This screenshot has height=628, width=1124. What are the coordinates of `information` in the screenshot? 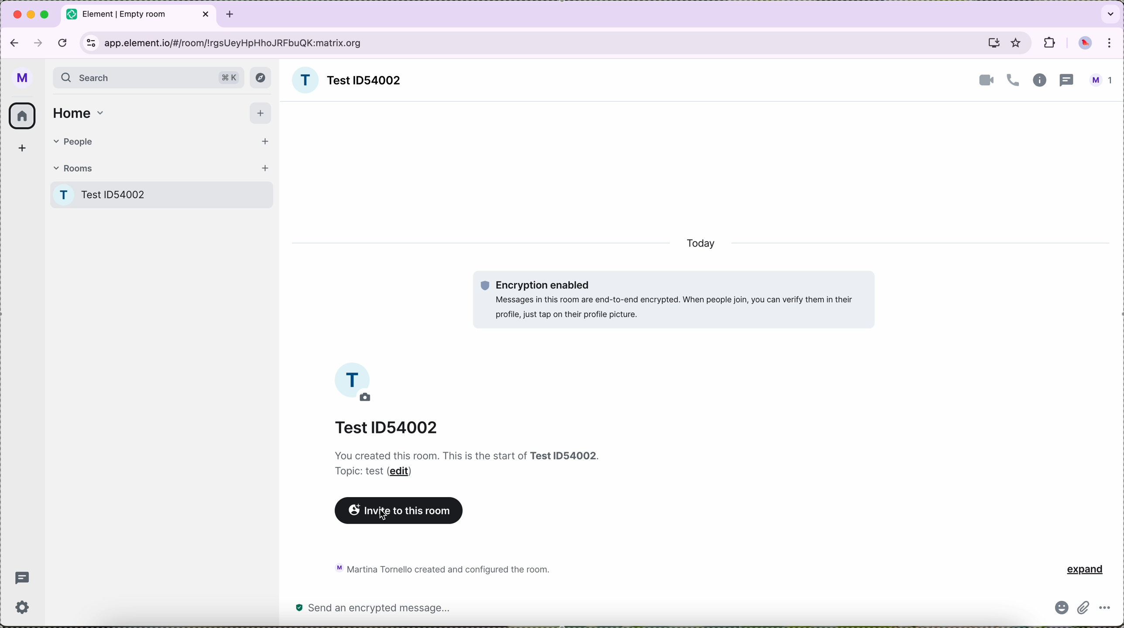 It's located at (1039, 81).